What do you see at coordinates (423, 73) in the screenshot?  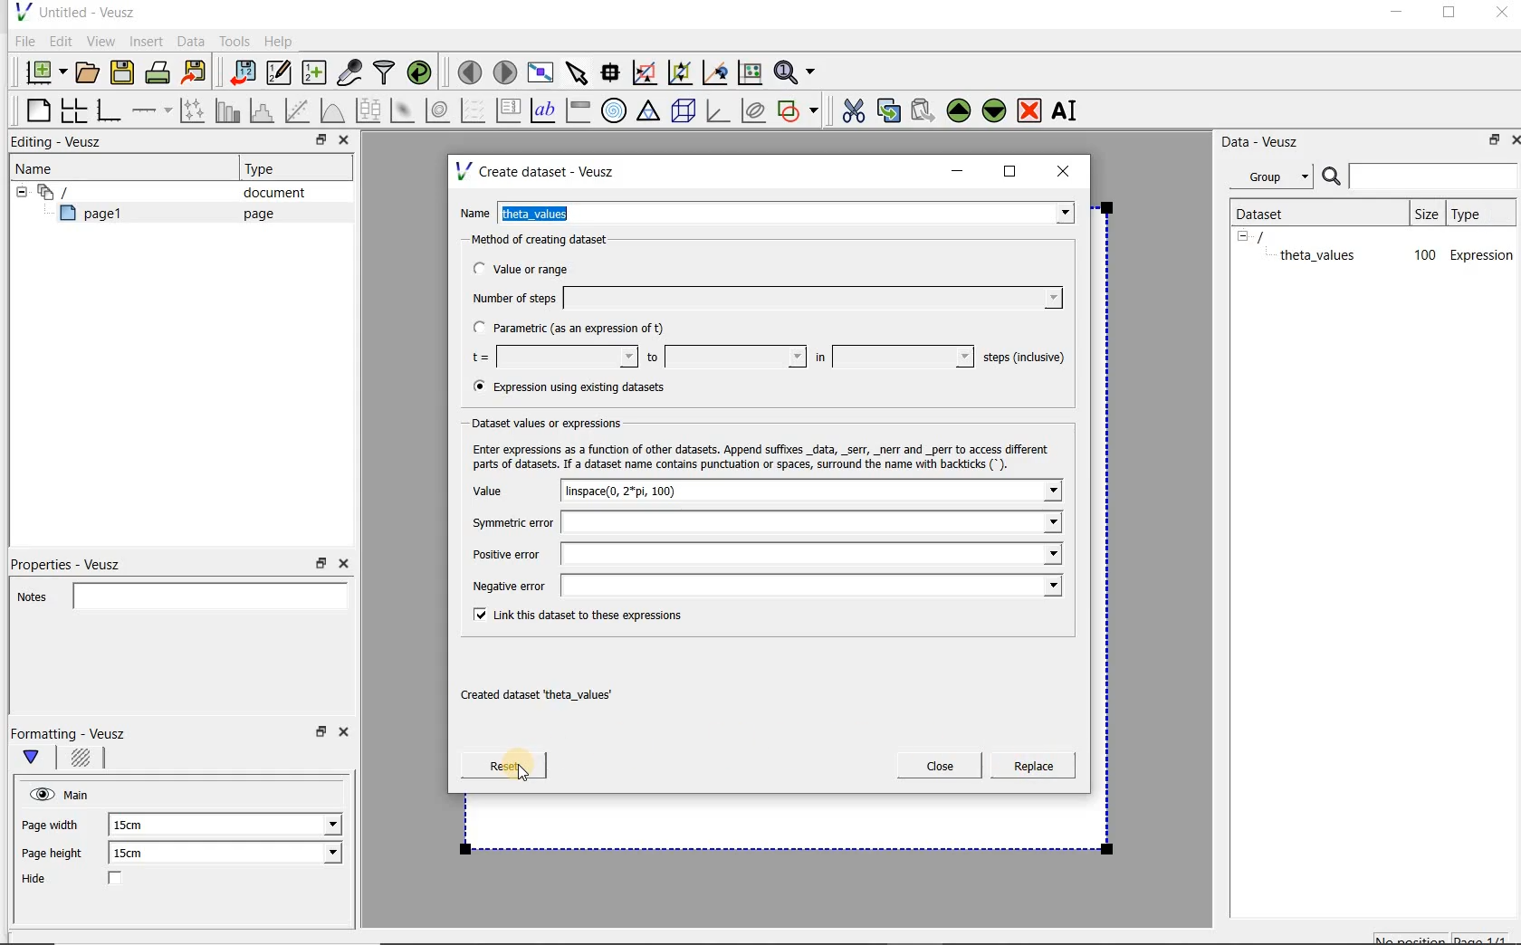 I see `reload linked datasets` at bounding box center [423, 73].